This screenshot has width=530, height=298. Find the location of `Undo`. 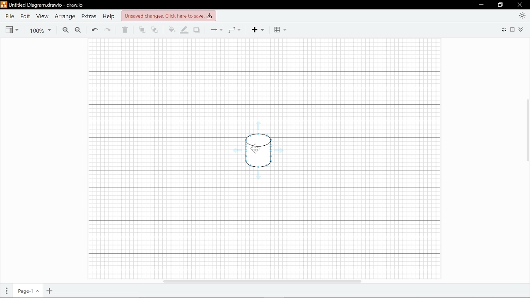

Undo is located at coordinates (95, 30).